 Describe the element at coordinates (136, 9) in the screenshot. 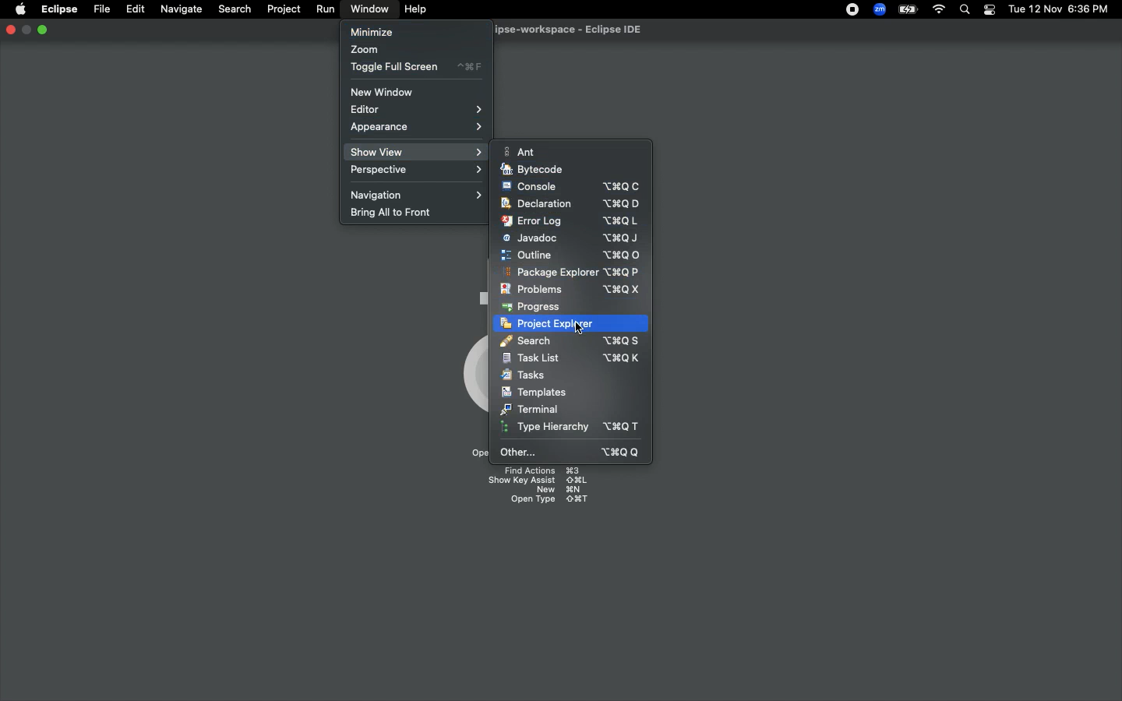

I see `Edit` at that location.